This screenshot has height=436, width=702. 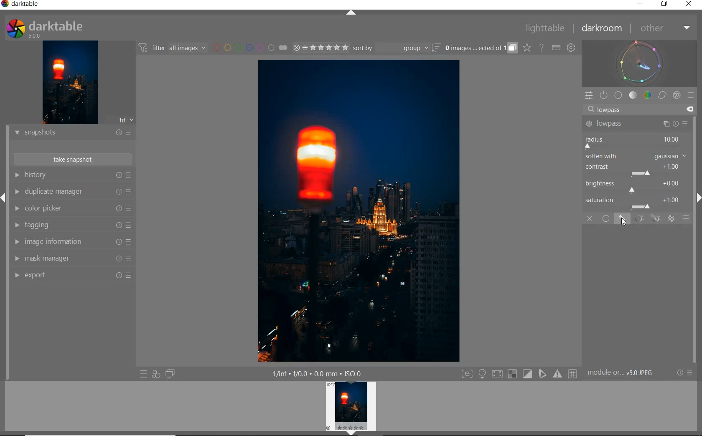 I want to click on DUPLICATE MANAGER, so click(x=53, y=192).